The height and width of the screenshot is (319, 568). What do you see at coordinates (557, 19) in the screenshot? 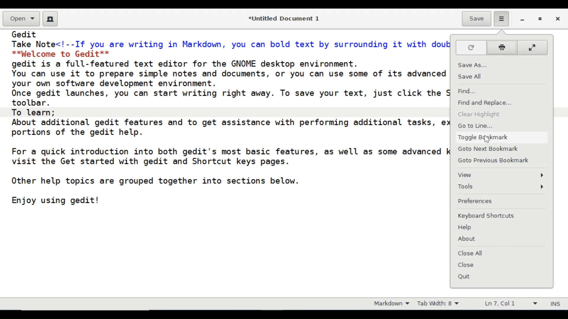
I see `Close` at bounding box center [557, 19].